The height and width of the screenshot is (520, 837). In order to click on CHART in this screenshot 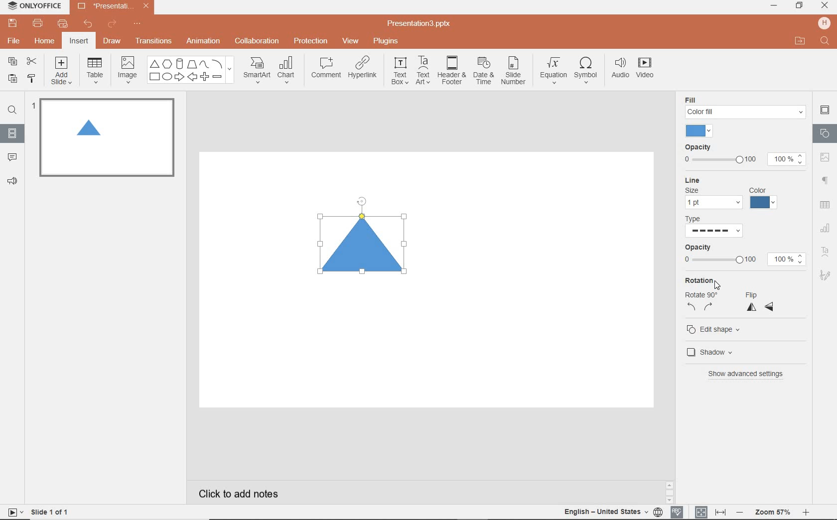, I will do `click(287, 71)`.